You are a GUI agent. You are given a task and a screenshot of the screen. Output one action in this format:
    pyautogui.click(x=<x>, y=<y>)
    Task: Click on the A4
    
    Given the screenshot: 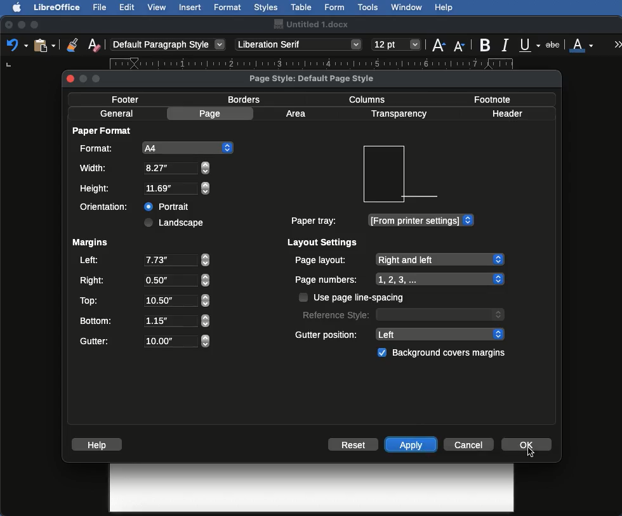 What is the action you would take?
    pyautogui.click(x=154, y=148)
    